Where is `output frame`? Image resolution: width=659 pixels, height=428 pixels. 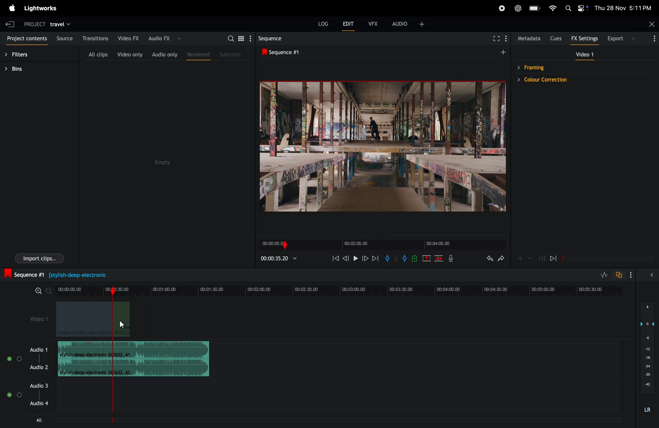
output frame is located at coordinates (382, 149).